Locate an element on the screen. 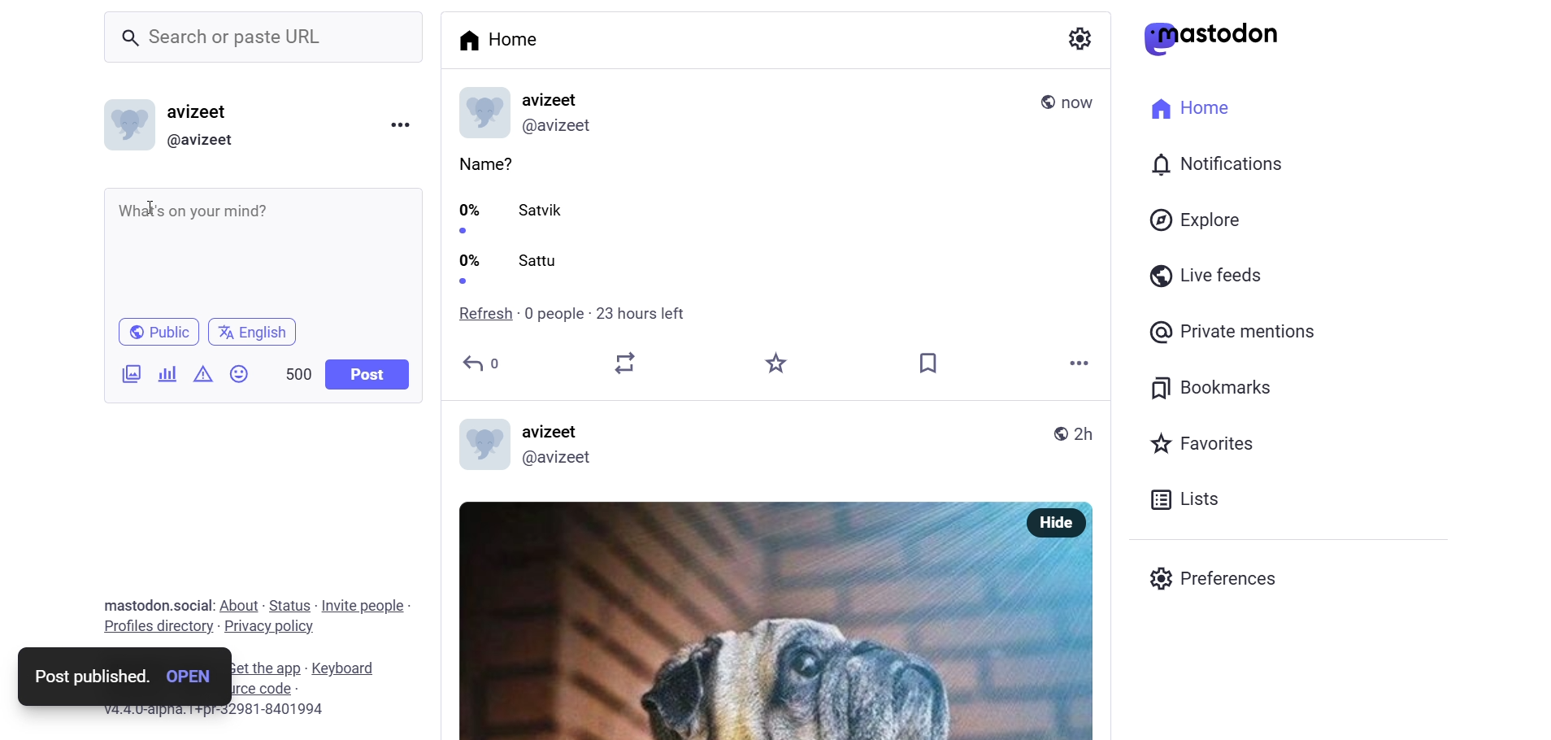 This screenshot has width=1551, height=740. name is located at coordinates (554, 98).